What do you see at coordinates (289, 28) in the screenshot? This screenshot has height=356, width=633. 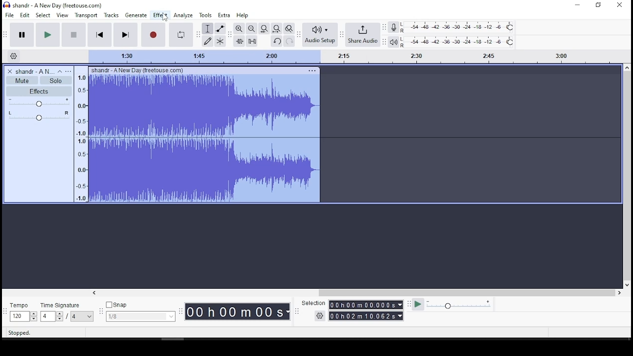 I see `zoom toggle` at bounding box center [289, 28].